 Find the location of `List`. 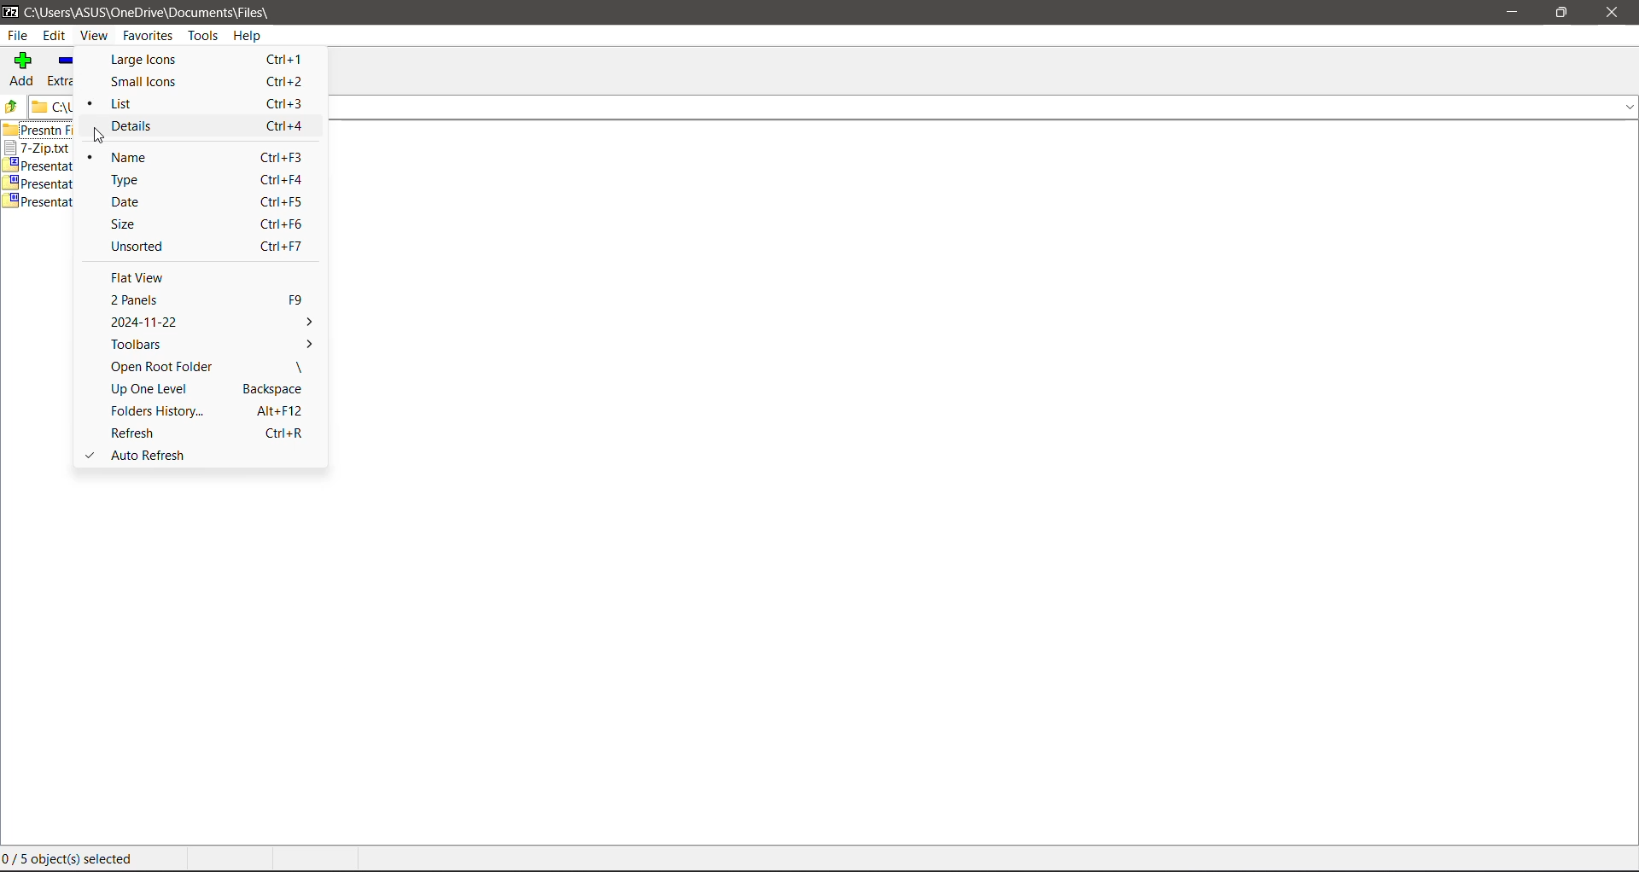

List is located at coordinates (203, 103).